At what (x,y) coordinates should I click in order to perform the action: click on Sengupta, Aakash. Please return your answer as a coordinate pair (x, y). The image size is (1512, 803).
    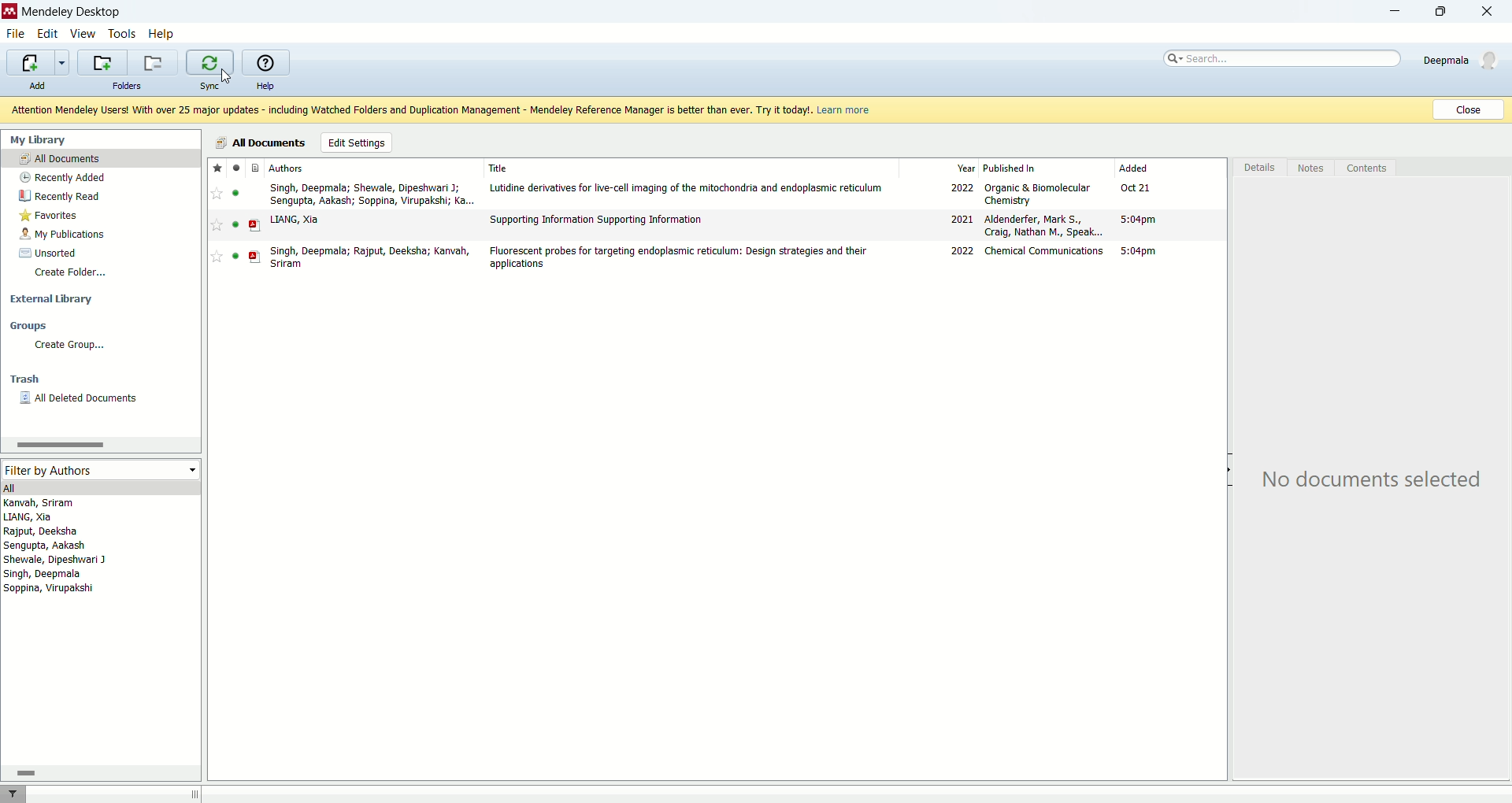
    Looking at the image, I should click on (47, 546).